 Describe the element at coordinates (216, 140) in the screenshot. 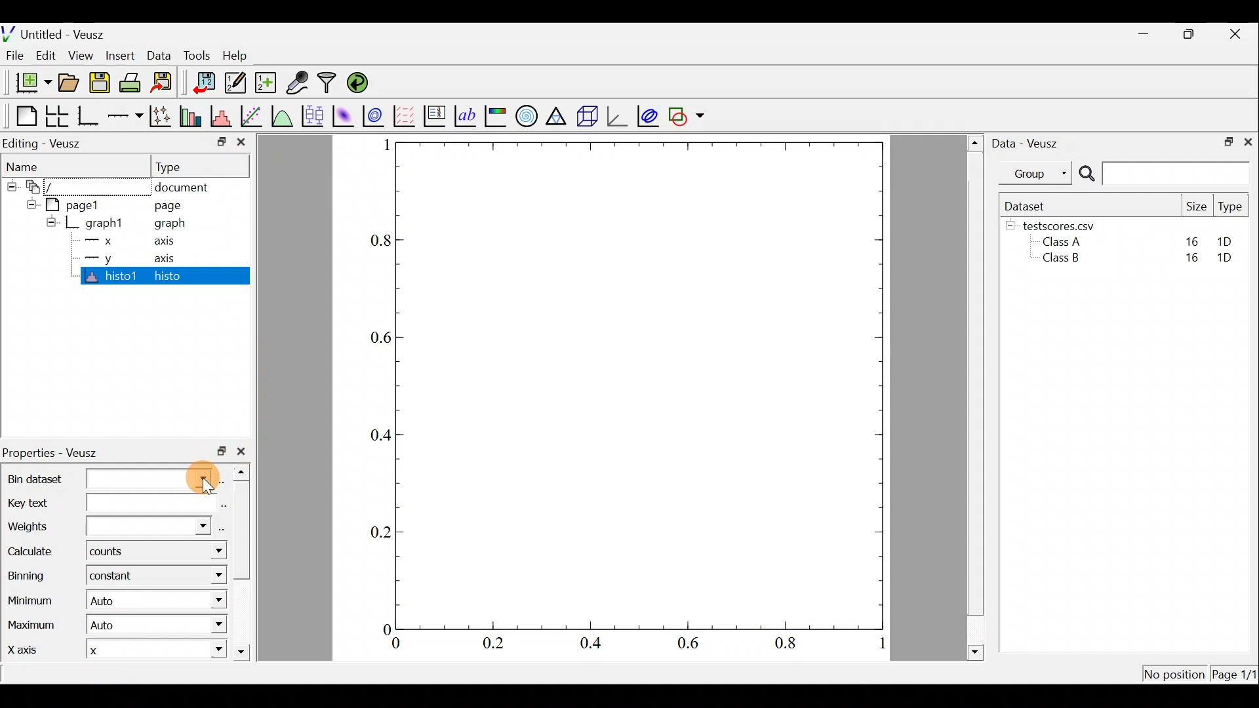

I see `restore down` at that location.